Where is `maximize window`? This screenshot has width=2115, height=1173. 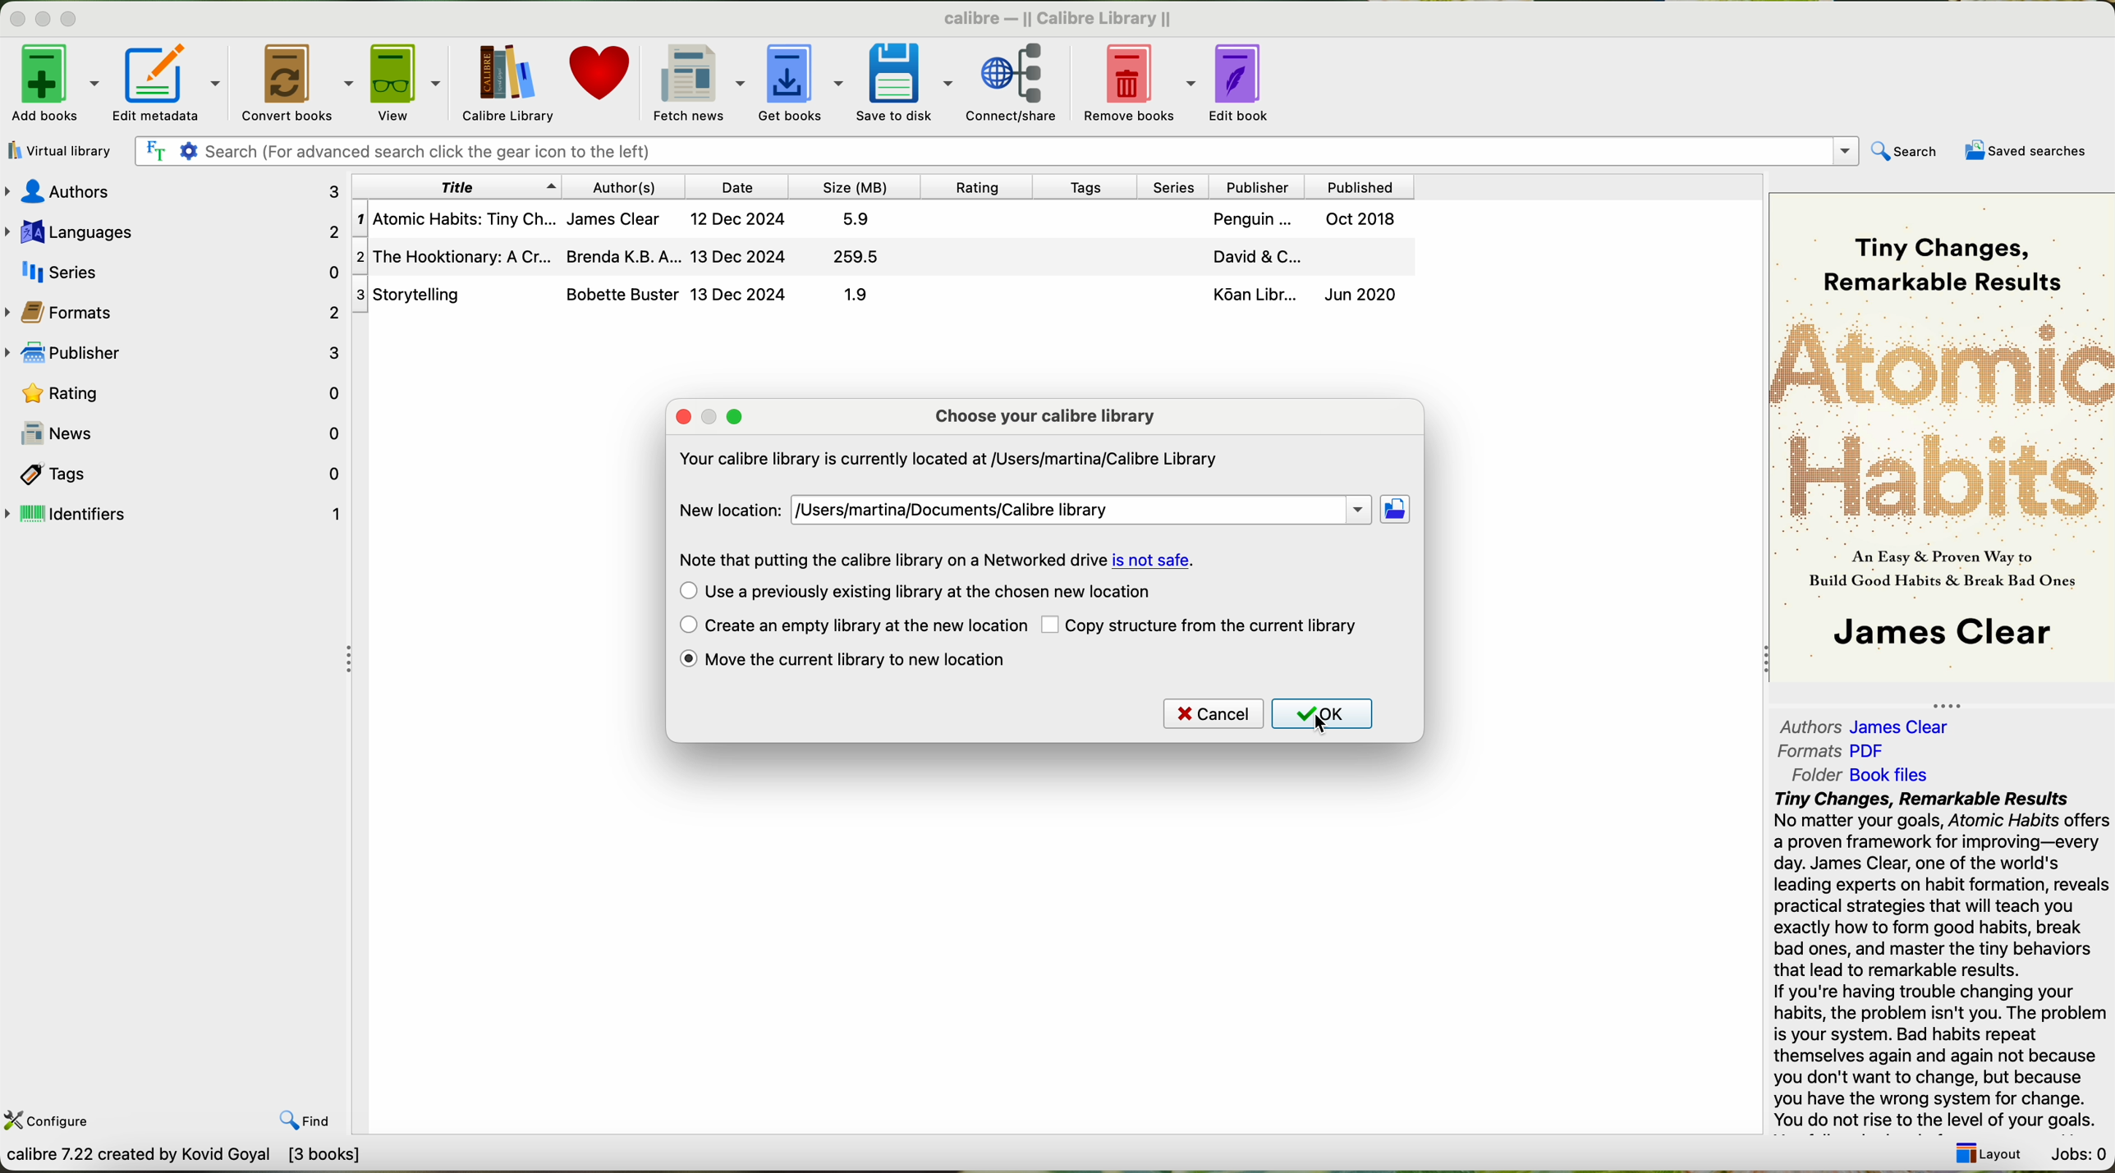
maximize window is located at coordinates (736, 415).